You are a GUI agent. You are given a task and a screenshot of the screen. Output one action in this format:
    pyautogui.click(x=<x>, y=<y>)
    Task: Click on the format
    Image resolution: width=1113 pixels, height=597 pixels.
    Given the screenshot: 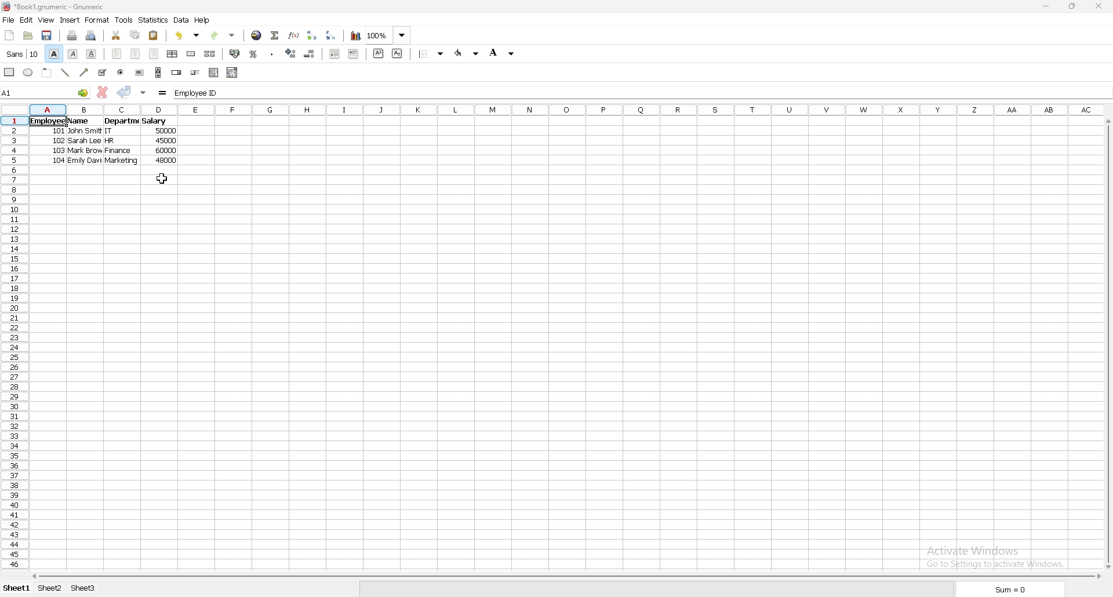 What is the action you would take?
    pyautogui.click(x=97, y=20)
    